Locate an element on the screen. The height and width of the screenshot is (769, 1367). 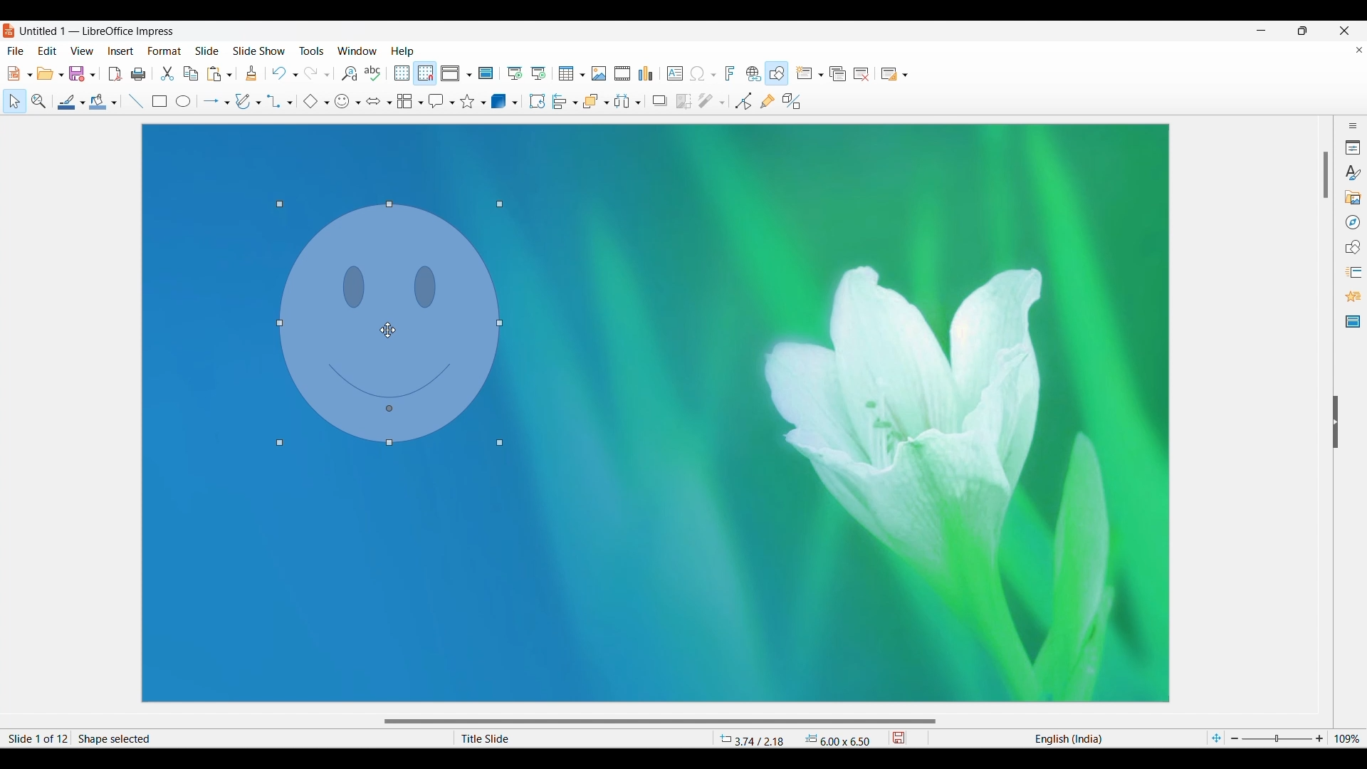
Connector options is located at coordinates (290, 103).